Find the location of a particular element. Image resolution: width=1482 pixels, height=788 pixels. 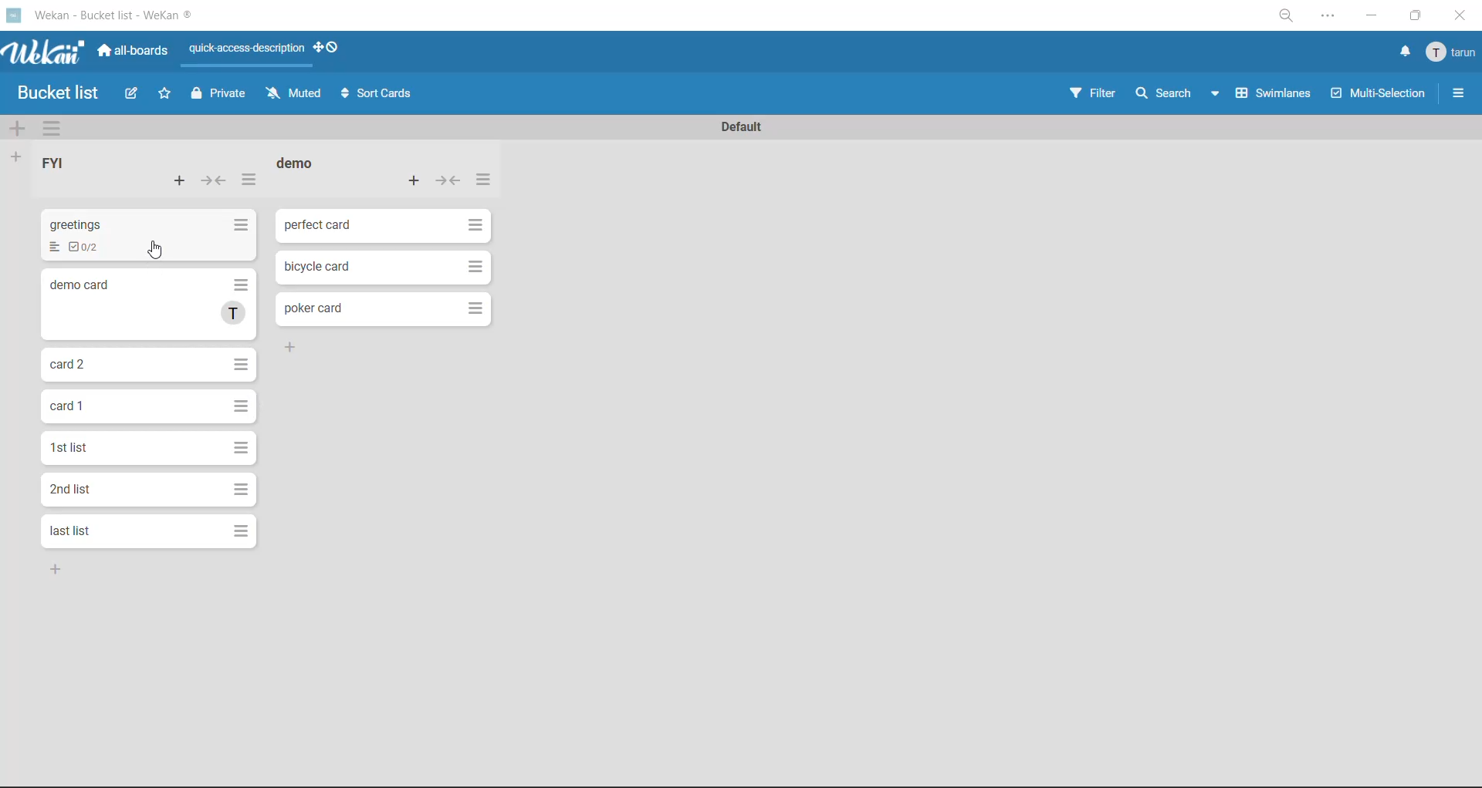

app logo is located at coordinates (46, 54).